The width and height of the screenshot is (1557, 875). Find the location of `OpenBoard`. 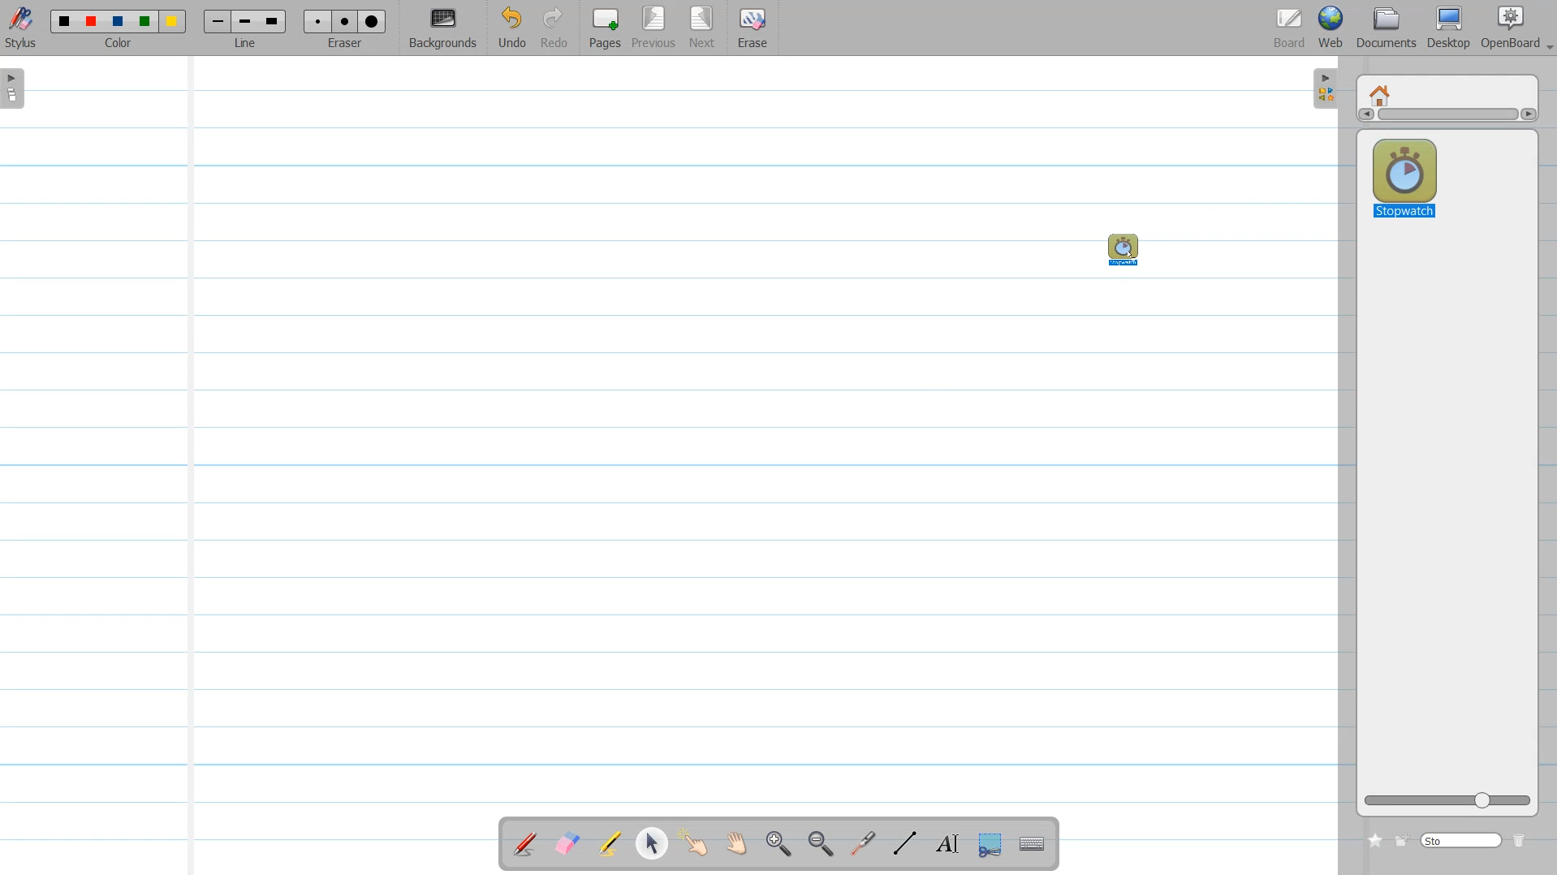

OpenBoard is located at coordinates (1508, 28).